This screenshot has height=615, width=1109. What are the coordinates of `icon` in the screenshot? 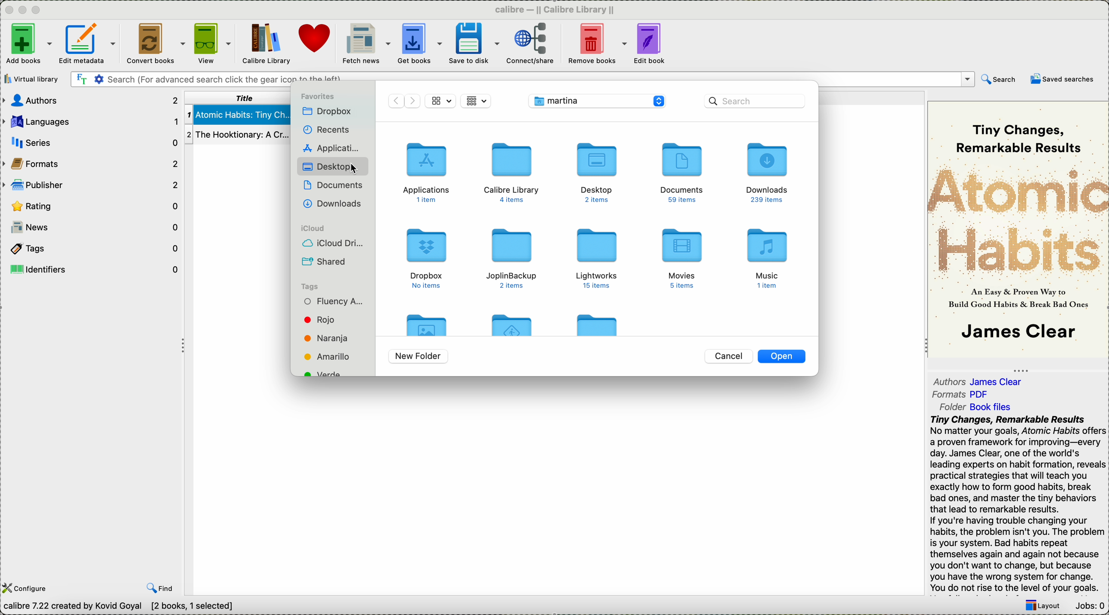 It's located at (403, 101).